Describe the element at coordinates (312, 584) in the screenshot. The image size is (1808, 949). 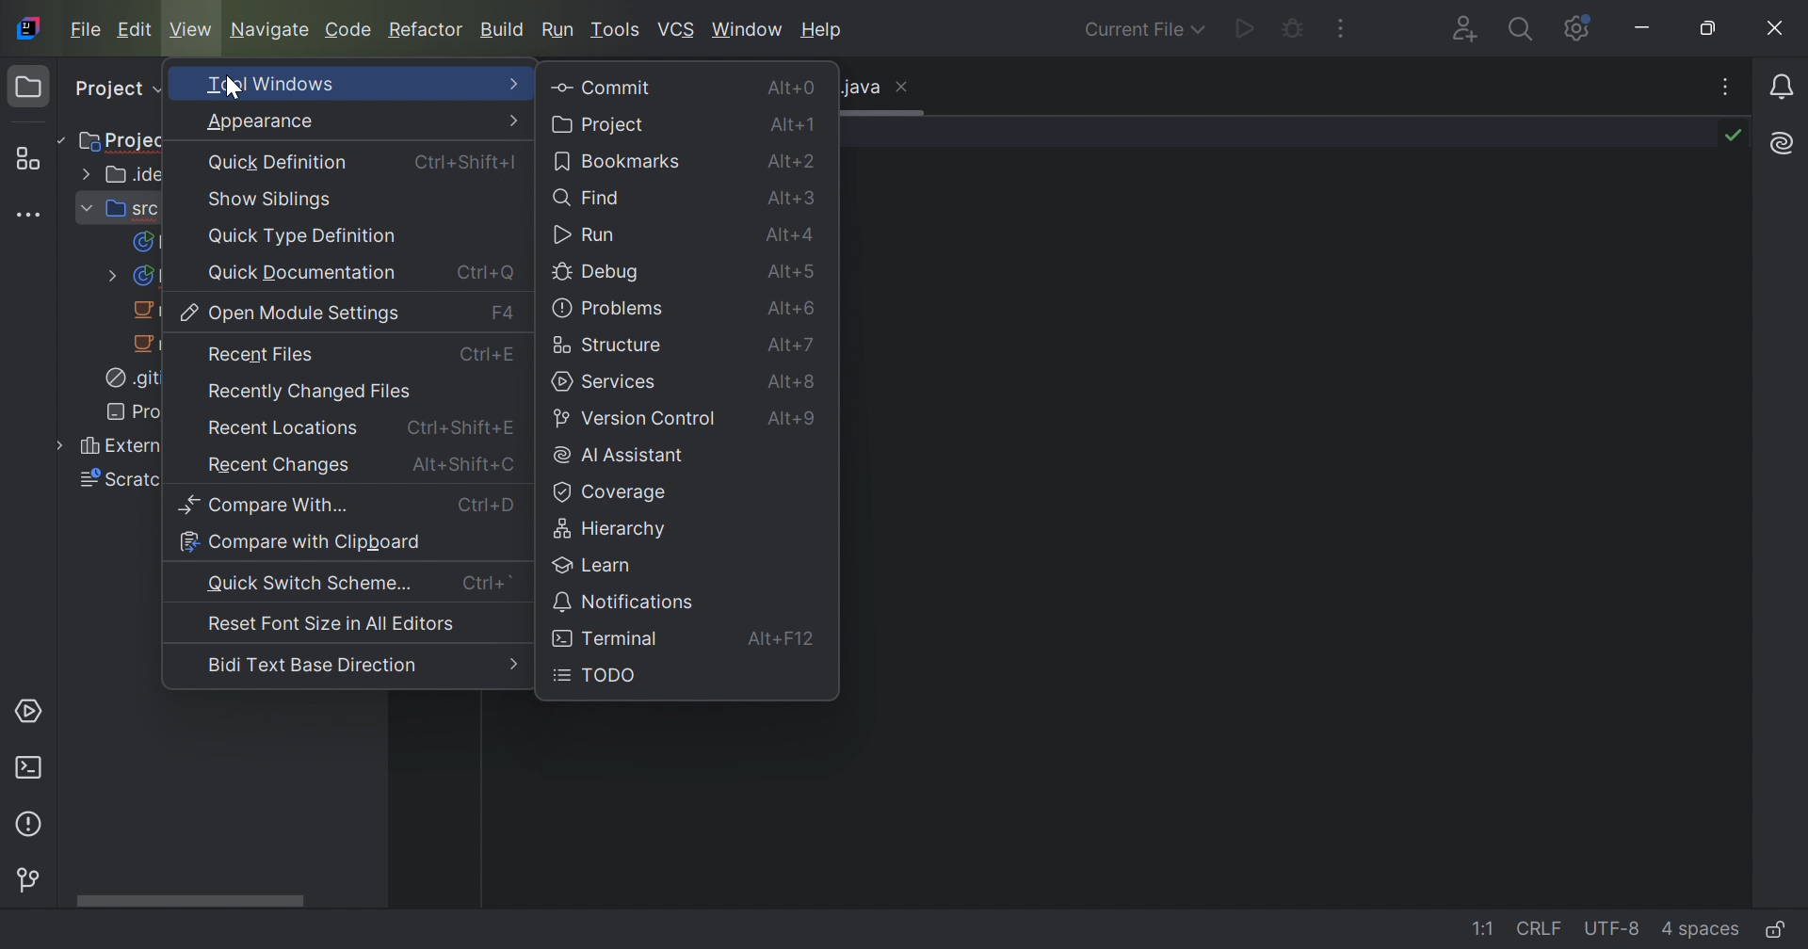
I see `Quick switch scheme` at that location.